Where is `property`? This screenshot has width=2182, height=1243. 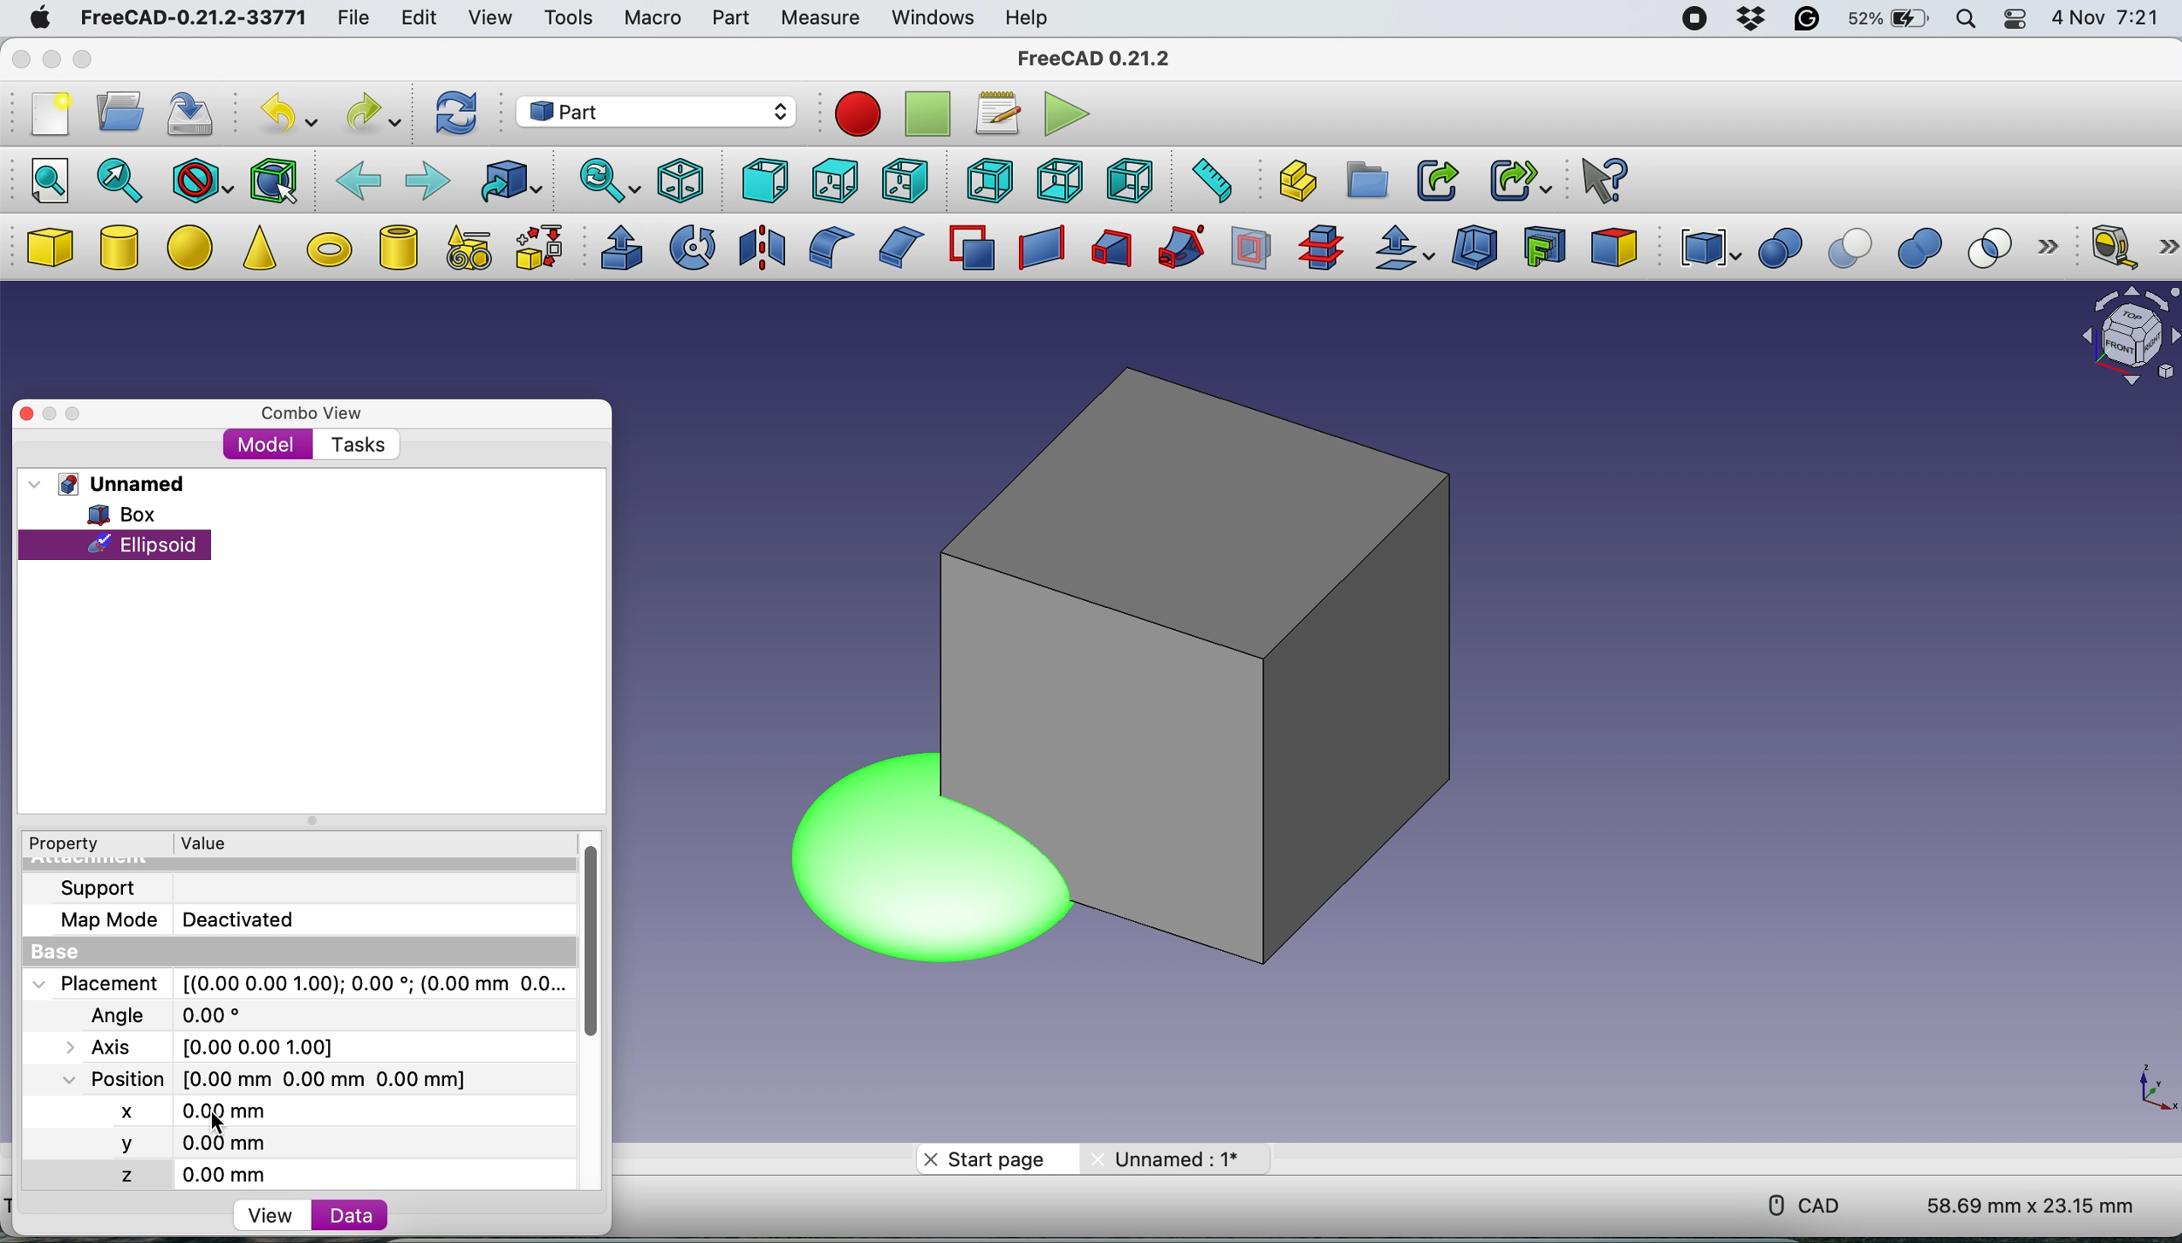 property is located at coordinates (61, 845).